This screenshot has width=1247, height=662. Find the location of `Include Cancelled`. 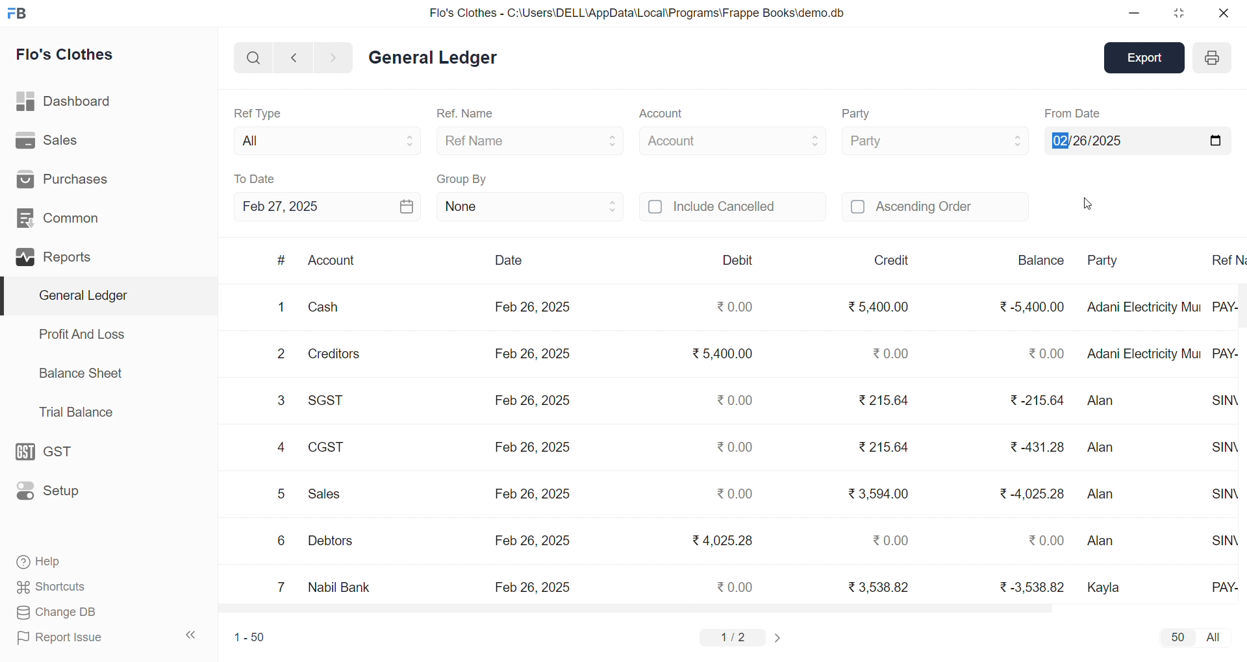

Include Cancelled is located at coordinates (733, 208).